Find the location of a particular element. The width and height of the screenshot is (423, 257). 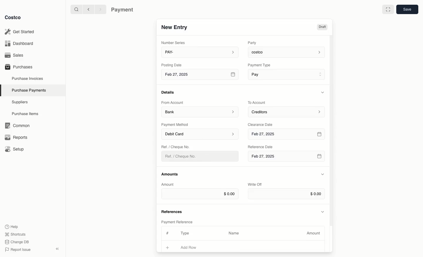

Reports is located at coordinates (15, 136).